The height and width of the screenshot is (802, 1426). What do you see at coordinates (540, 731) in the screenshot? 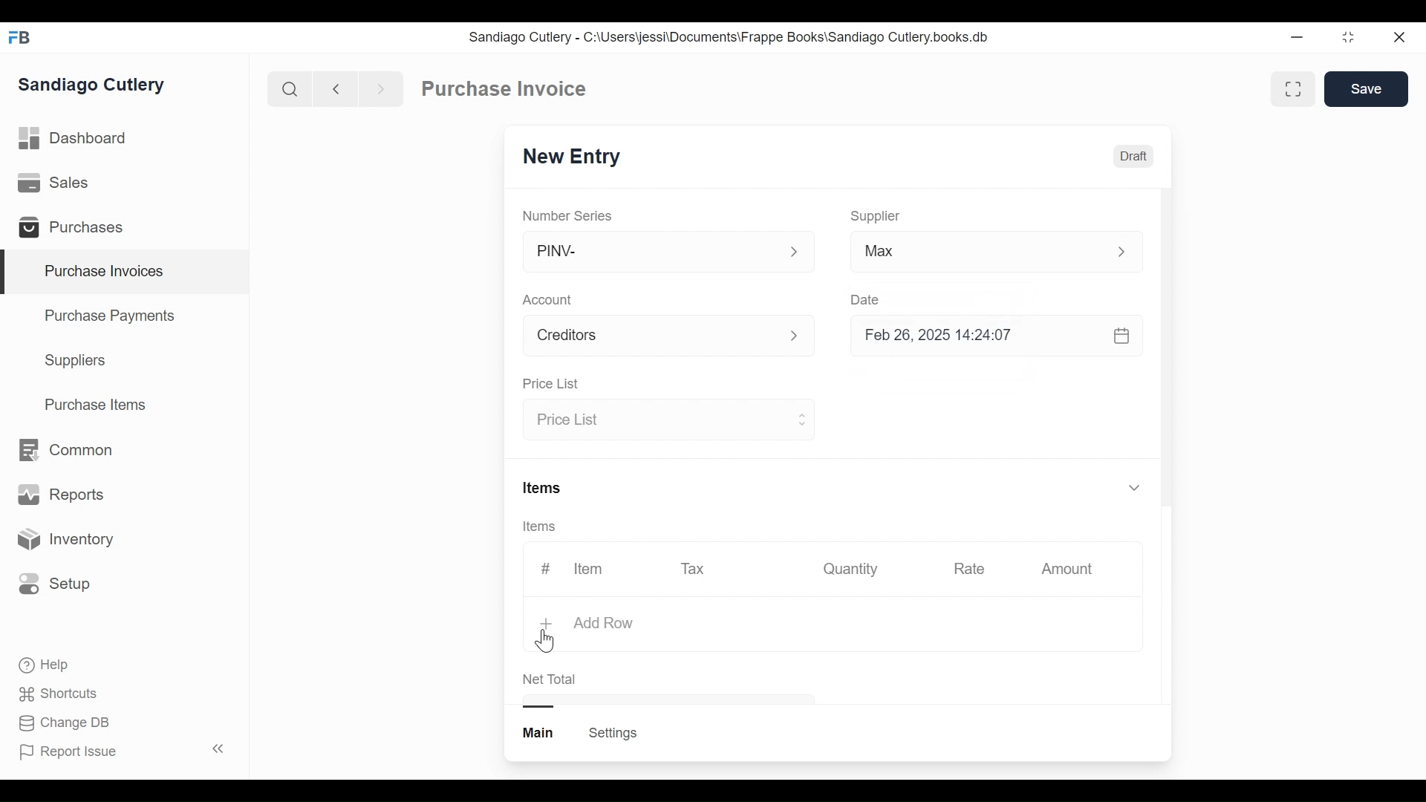
I see `Main` at bounding box center [540, 731].